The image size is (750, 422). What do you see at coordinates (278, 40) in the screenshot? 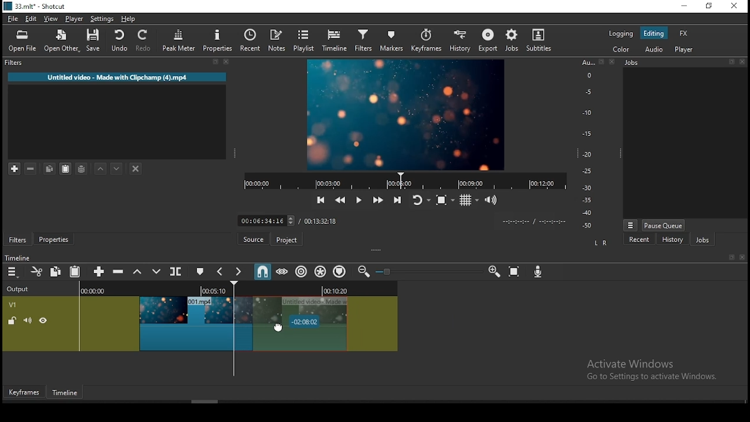
I see `notes` at bounding box center [278, 40].